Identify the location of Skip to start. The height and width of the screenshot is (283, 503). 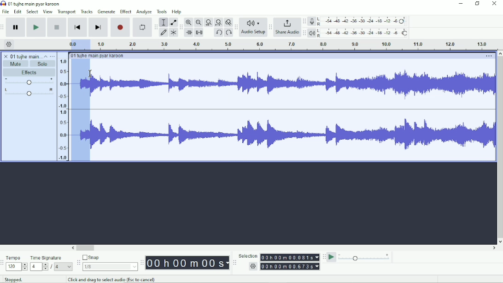
(77, 28).